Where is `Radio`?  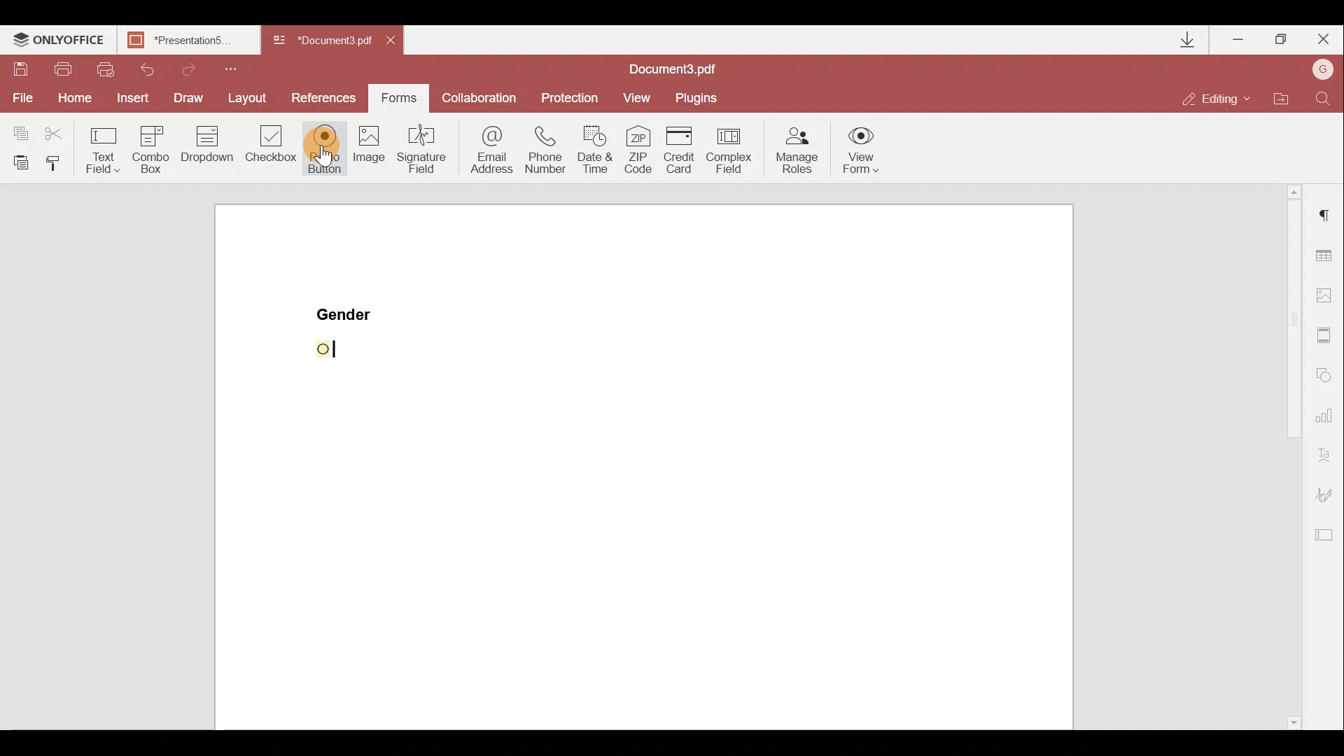 Radio is located at coordinates (325, 149).